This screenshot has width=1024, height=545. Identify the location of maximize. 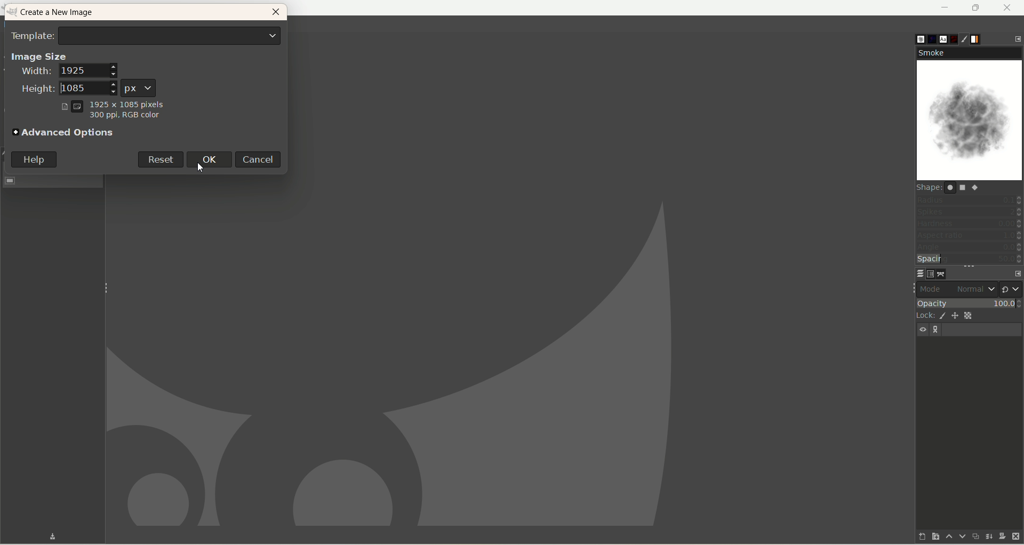
(977, 8).